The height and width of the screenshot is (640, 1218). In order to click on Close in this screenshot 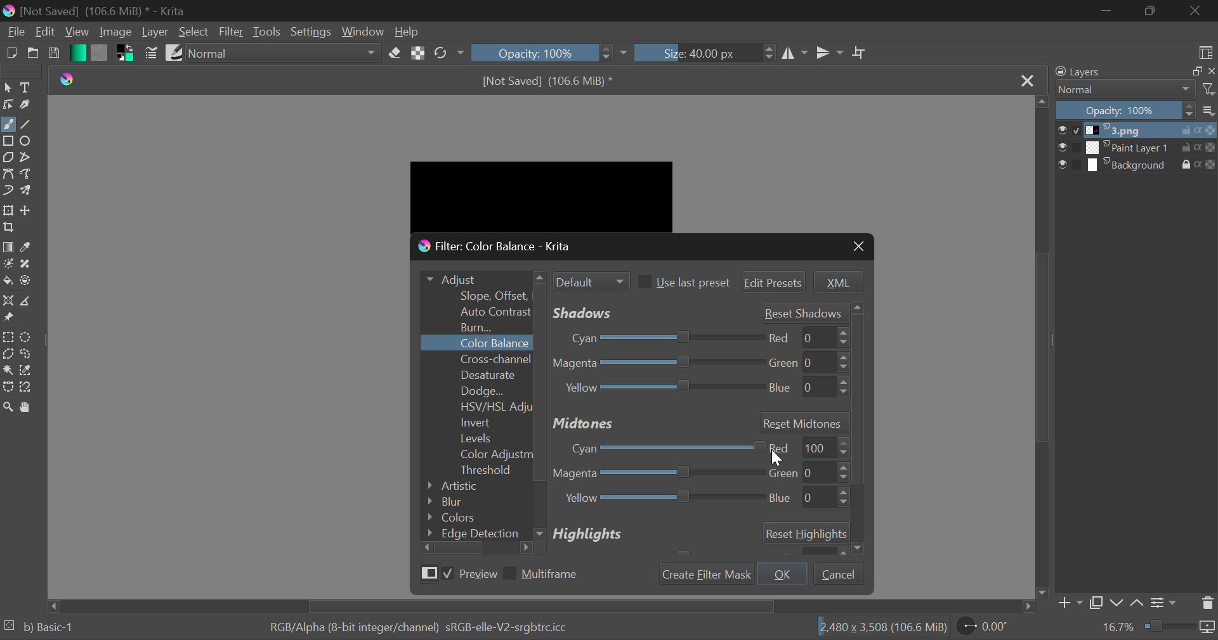, I will do `click(1028, 79)`.